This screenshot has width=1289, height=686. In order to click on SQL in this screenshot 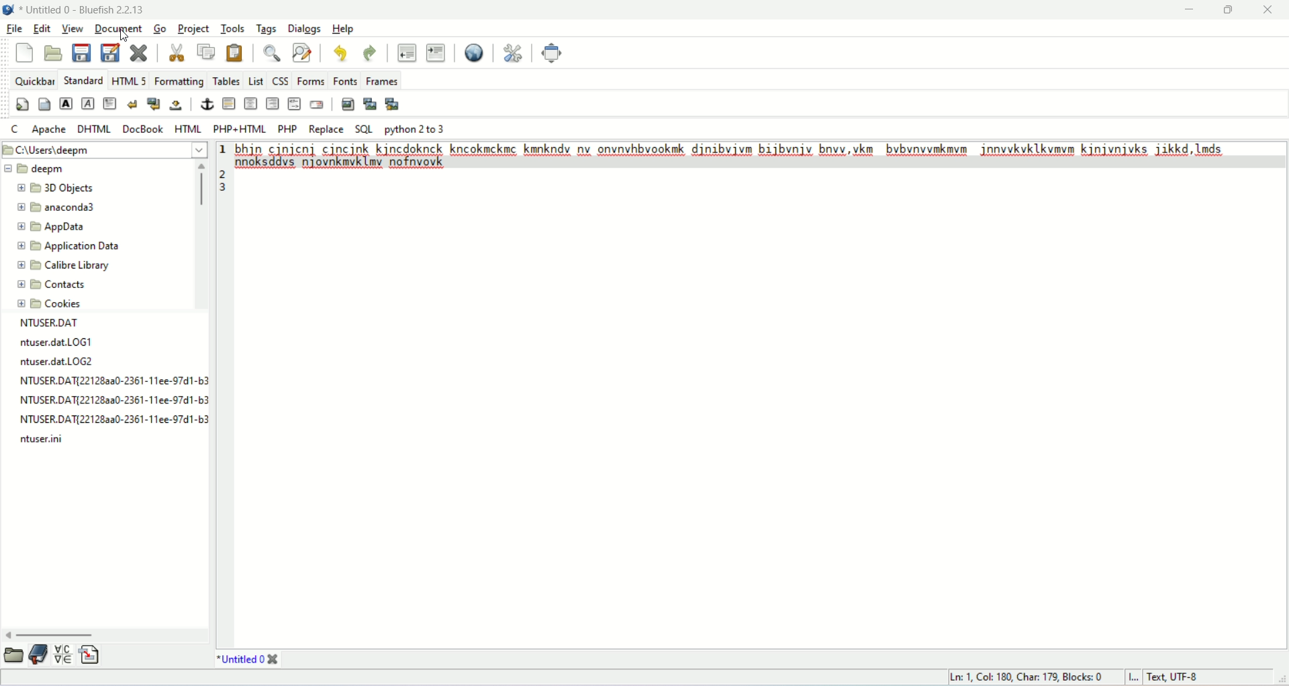, I will do `click(363, 130)`.